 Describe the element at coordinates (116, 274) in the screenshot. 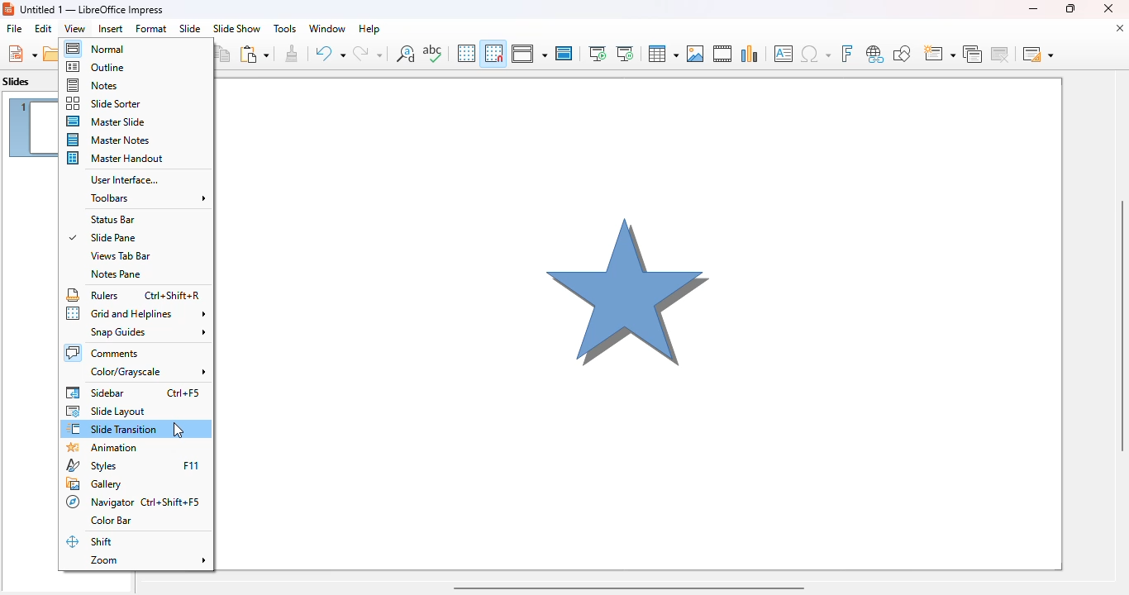

I see `notes pane` at that location.